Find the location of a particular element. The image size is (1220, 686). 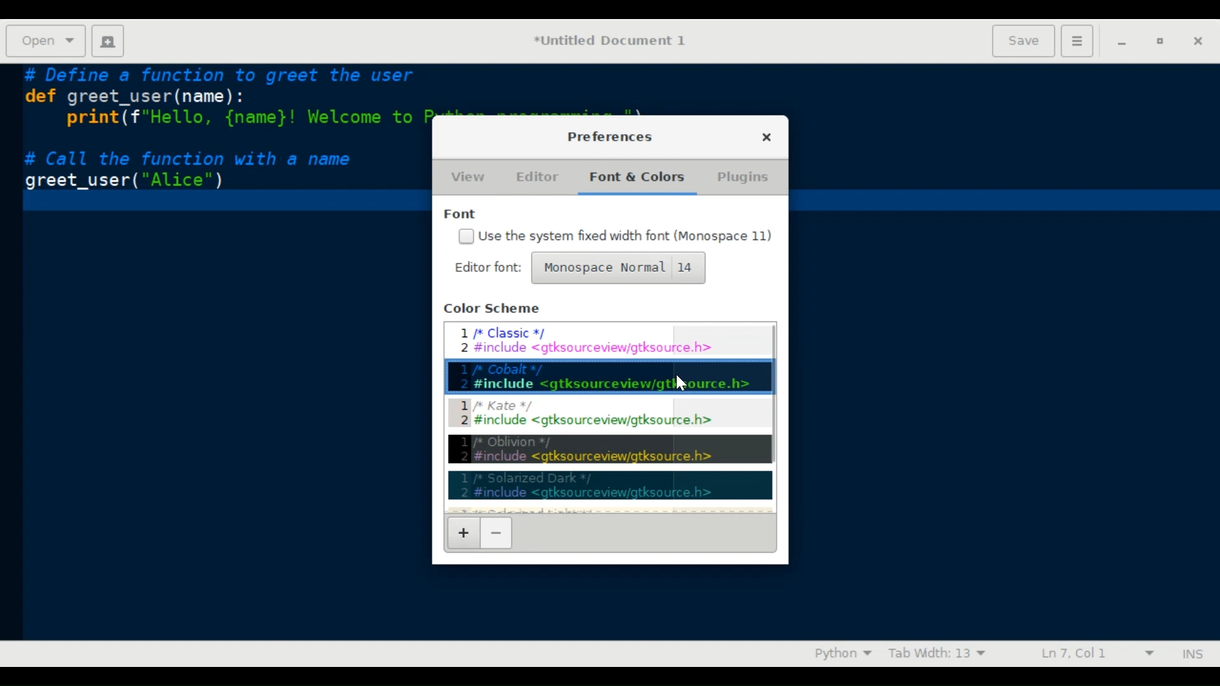

(un)check Use the system fixed width font (Monospace 11) is located at coordinates (614, 237).